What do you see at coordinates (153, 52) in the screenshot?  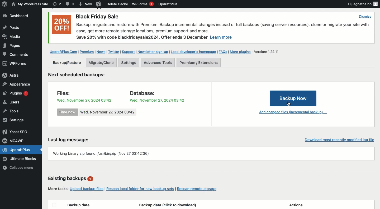 I see `Newsletter sign up` at bounding box center [153, 52].